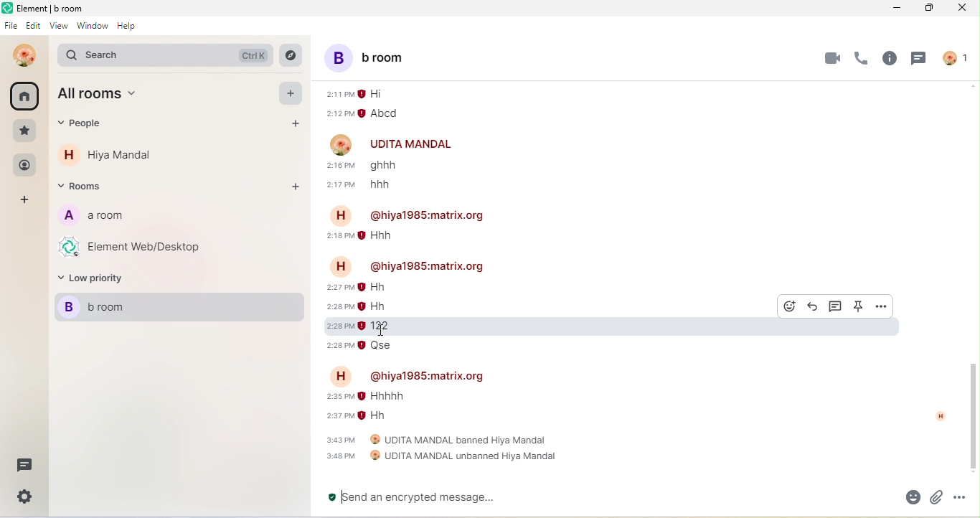 The height and width of the screenshot is (518, 980). What do you see at coordinates (22, 500) in the screenshot?
I see `setting` at bounding box center [22, 500].